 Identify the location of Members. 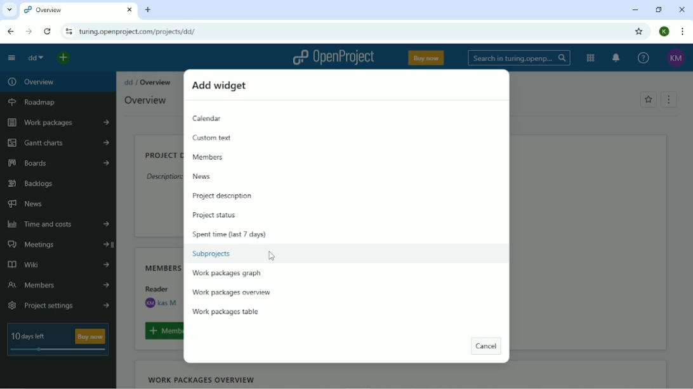
(59, 286).